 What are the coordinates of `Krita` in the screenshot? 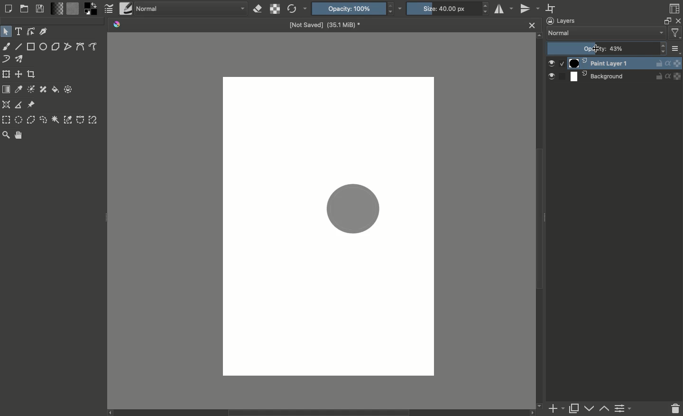 It's located at (118, 24).